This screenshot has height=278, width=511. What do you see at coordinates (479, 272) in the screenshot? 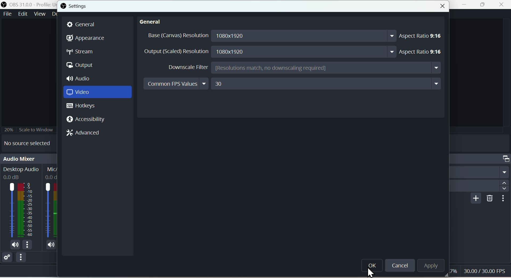
I see `cursor` at bounding box center [479, 272].